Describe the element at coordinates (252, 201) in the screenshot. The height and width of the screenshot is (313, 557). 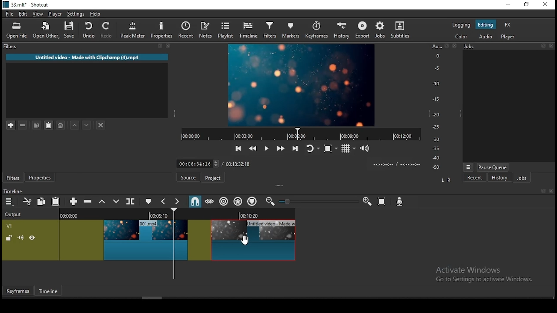
I see `ripple markers` at that location.